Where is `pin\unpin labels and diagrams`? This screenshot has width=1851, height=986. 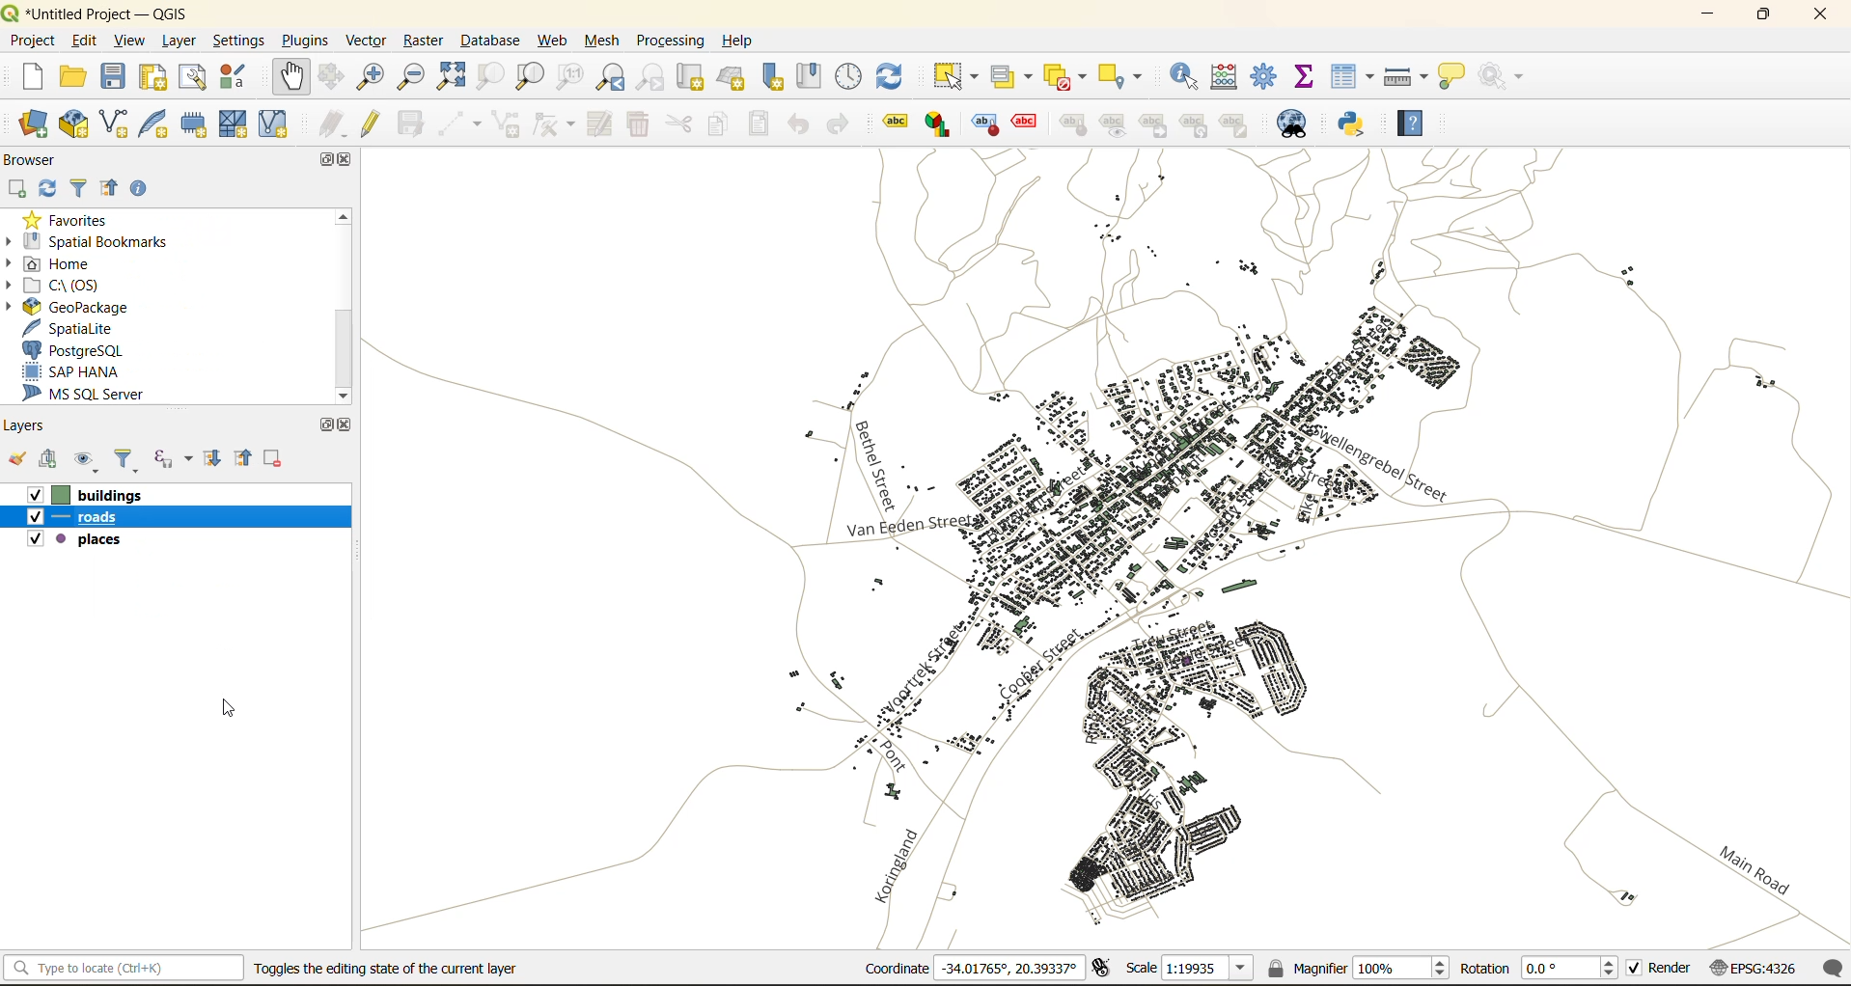 pin\unpin labels and diagrams is located at coordinates (1072, 124).